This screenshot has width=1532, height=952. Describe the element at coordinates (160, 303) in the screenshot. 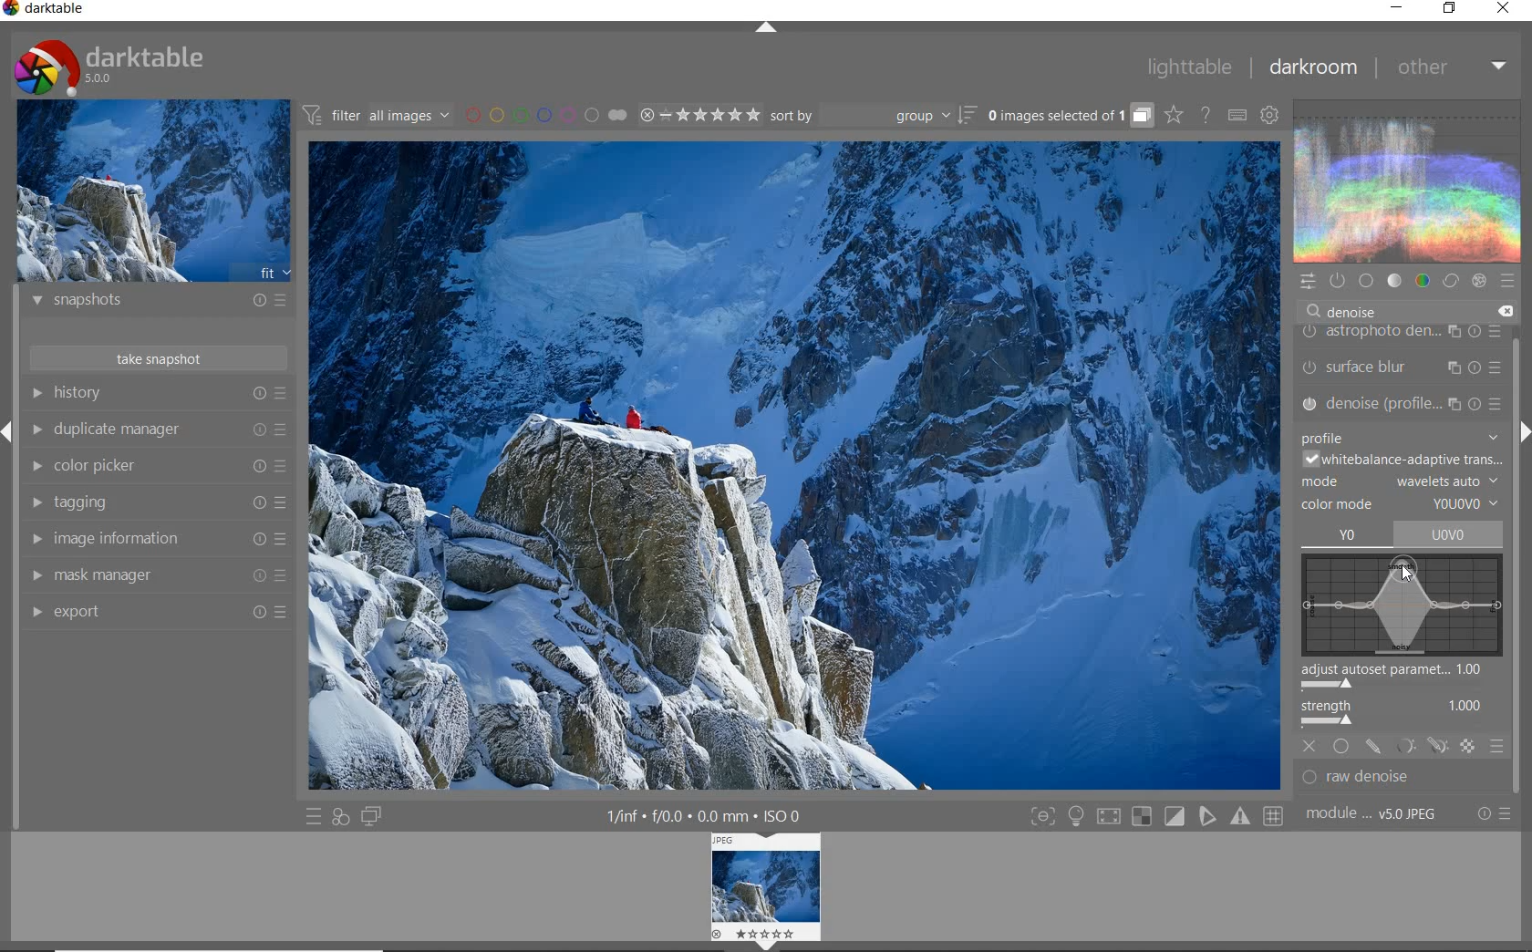

I see `snapshots` at that location.